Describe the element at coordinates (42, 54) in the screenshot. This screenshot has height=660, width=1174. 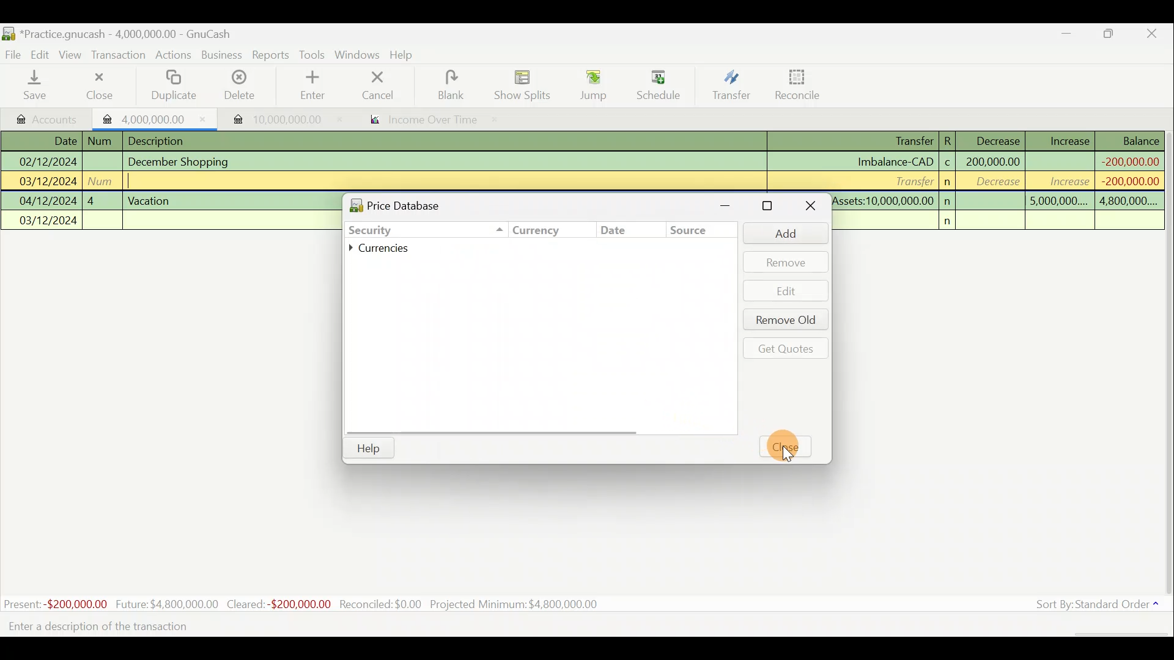
I see `Edit` at that location.